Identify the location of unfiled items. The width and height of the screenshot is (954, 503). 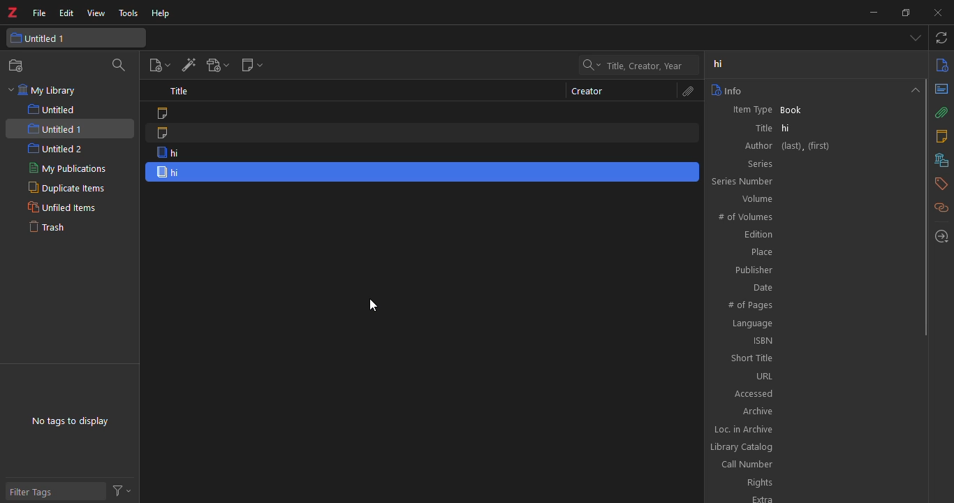
(61, 208).